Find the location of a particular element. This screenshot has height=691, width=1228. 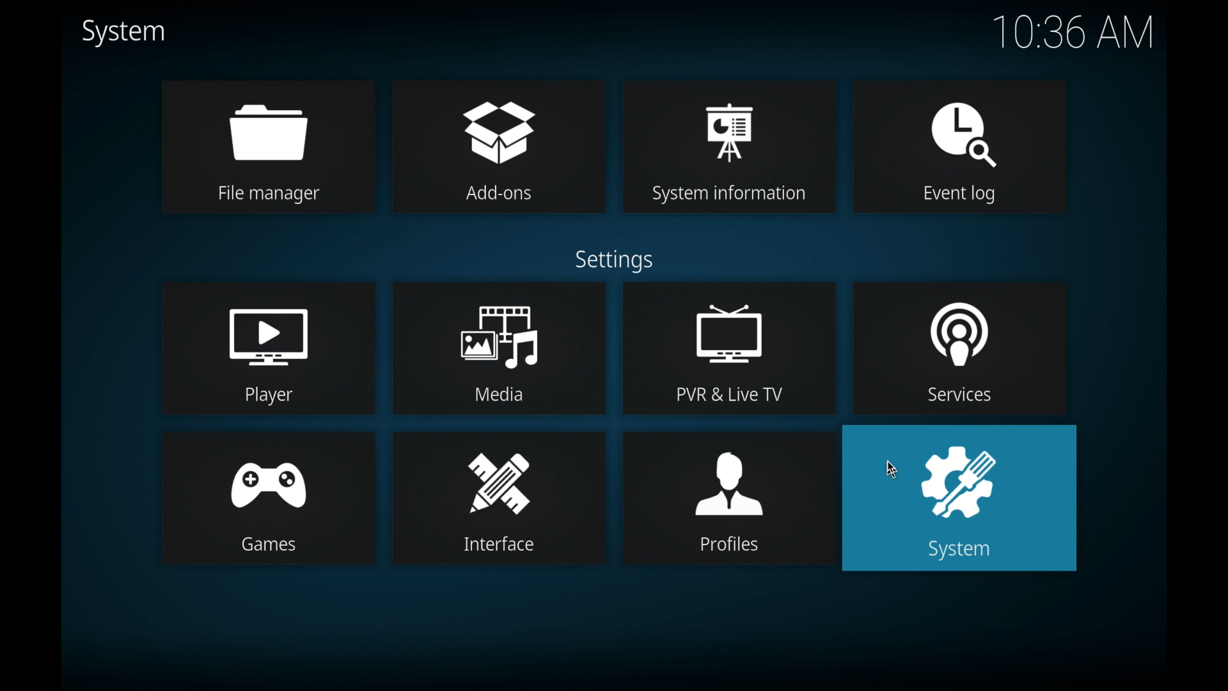

file manager is located at coordinates (265, 147).